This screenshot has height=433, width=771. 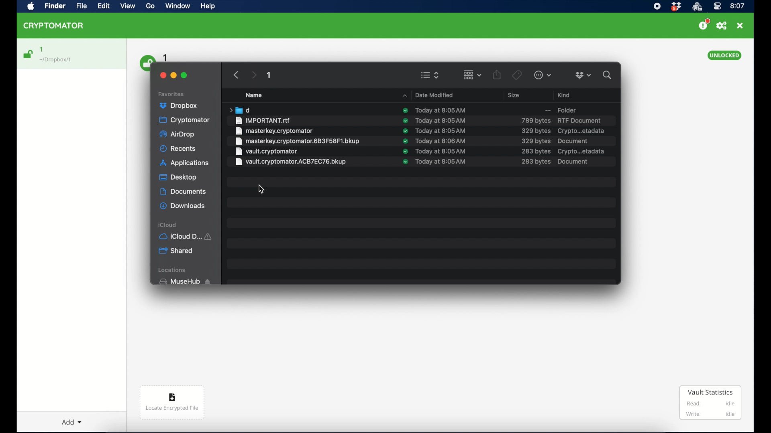 What do you see at coordinates (497, 74) in the screenshot?
I see `share` at bounding box center [497, 74].